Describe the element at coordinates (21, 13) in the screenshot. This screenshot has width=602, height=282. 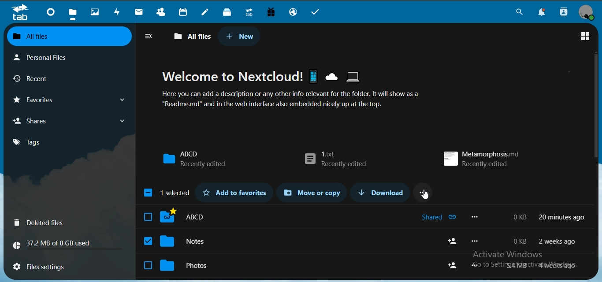
I see `tab` at that location.